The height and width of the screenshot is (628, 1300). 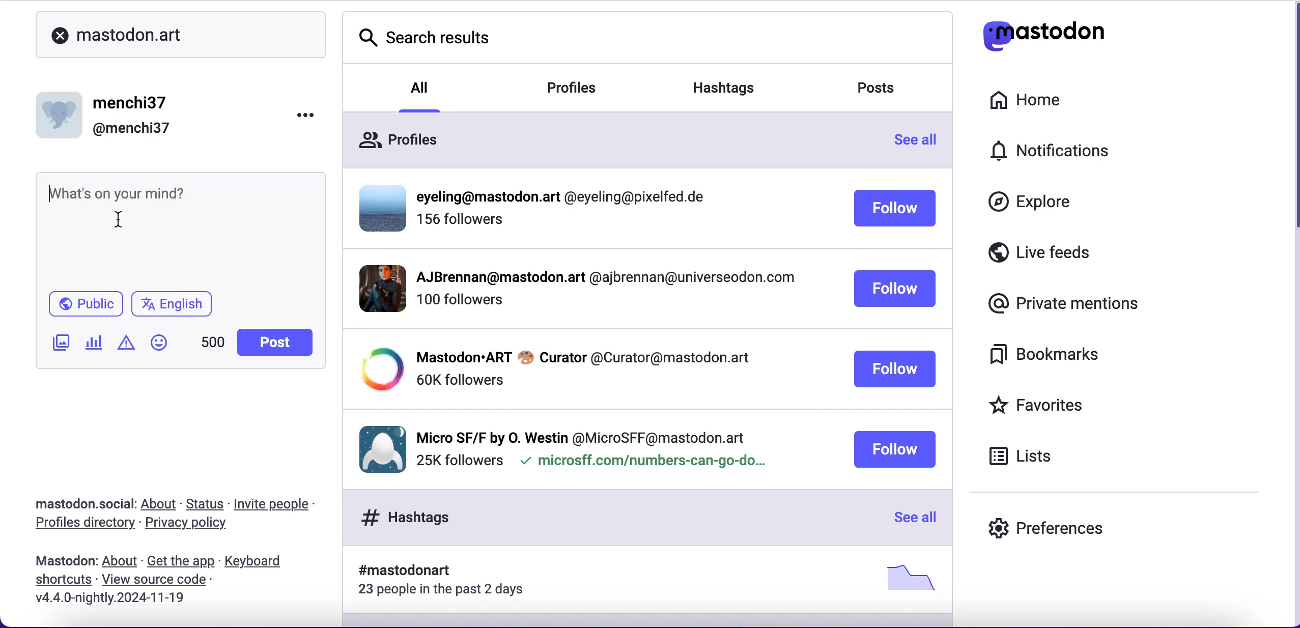 I want to click on microsff, so click(x=641, y=463).